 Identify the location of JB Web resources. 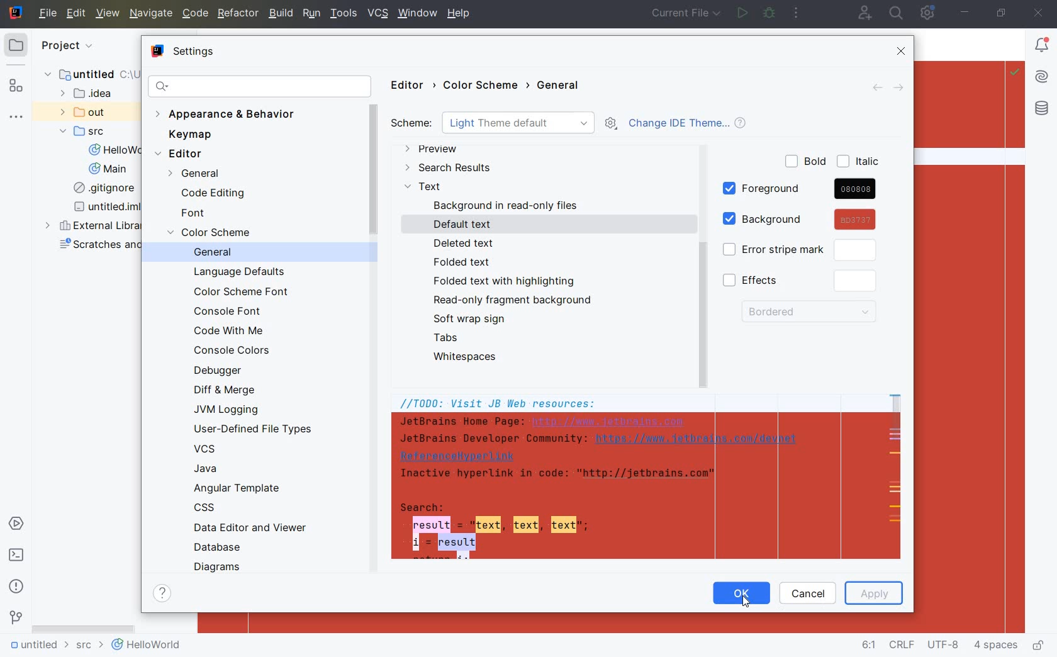
(605, 479).